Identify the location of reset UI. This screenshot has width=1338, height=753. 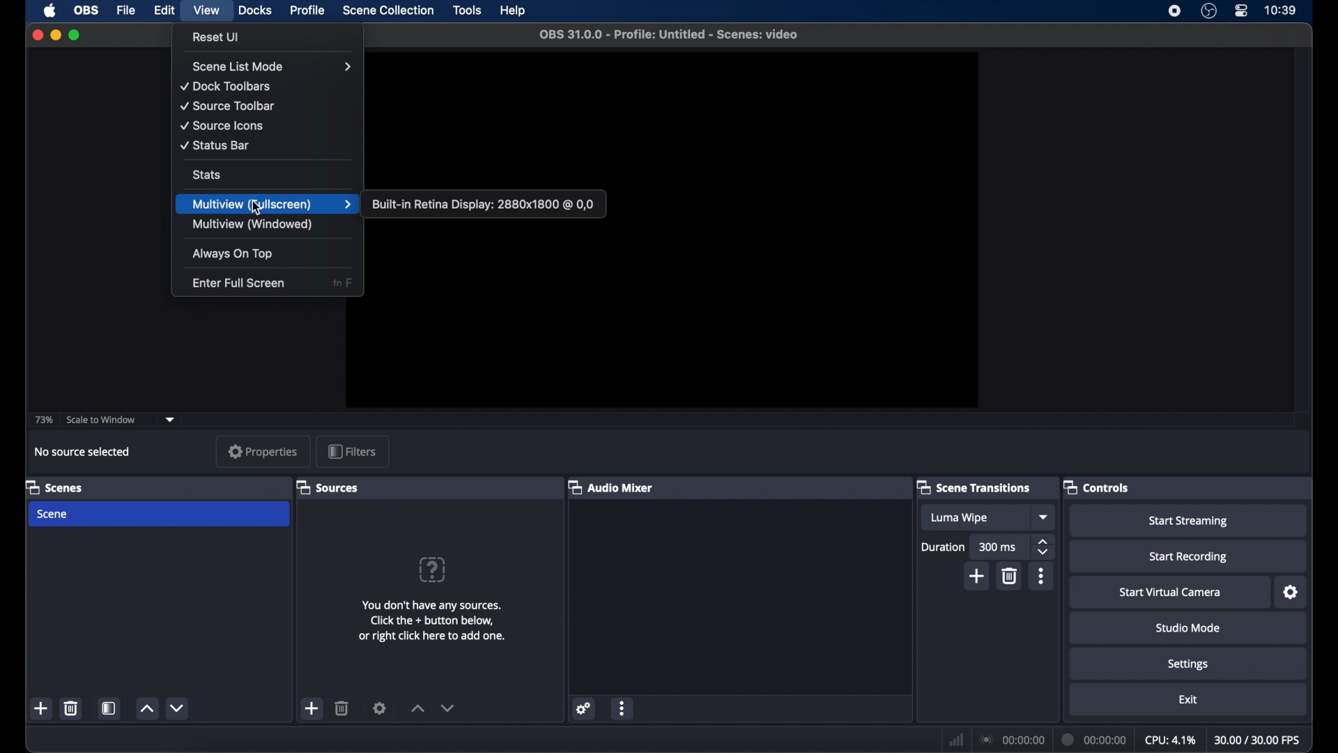
(216, 37).